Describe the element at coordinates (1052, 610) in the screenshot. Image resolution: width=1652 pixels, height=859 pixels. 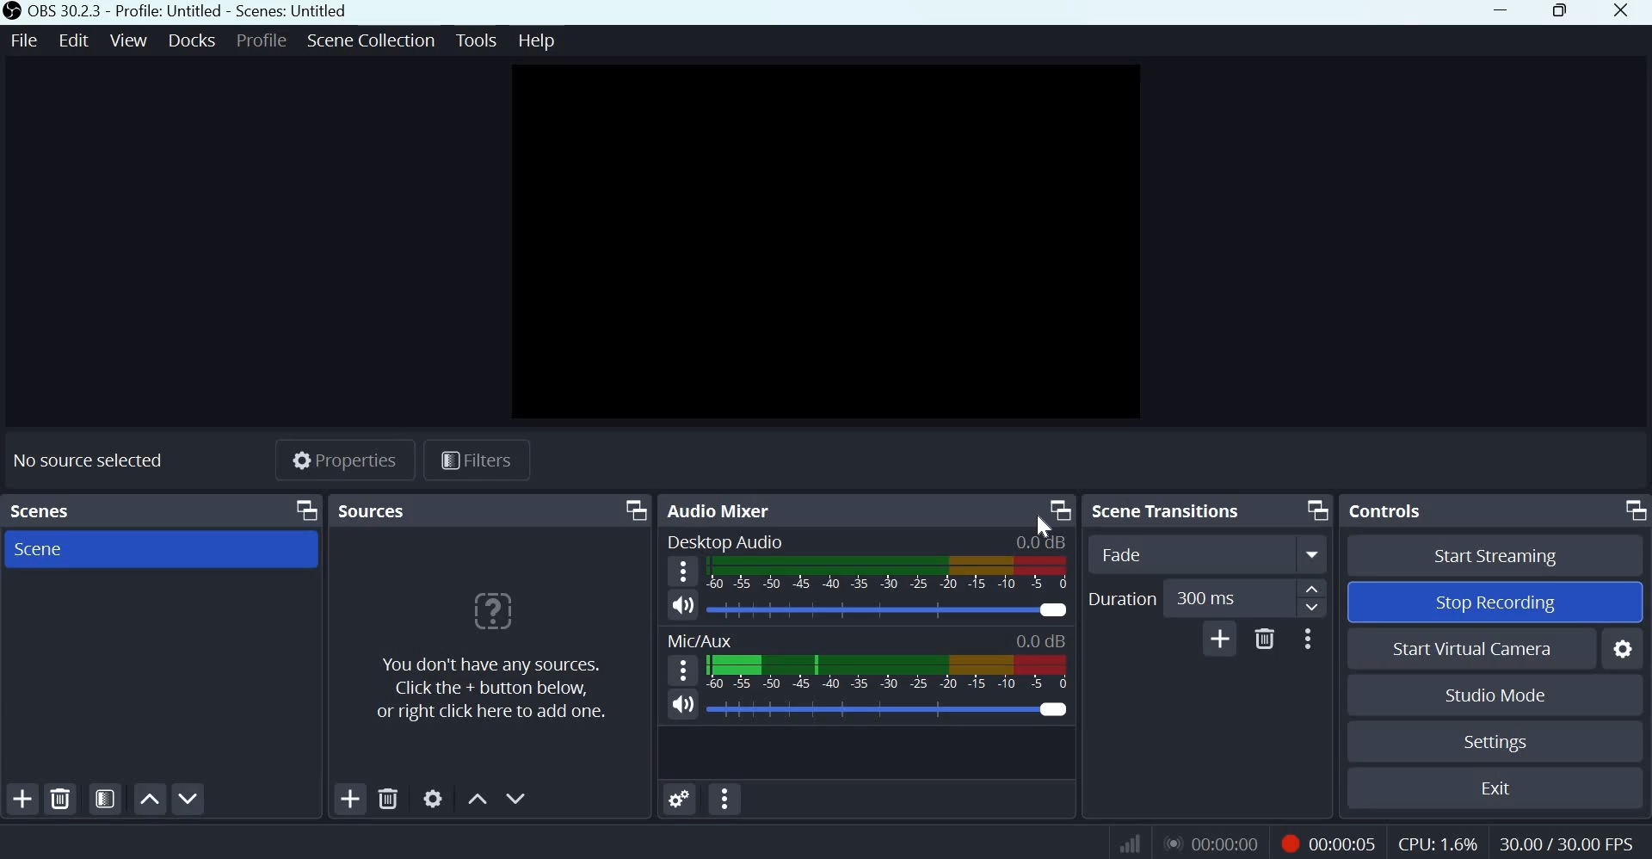
I see `Audio Slider` at that location.